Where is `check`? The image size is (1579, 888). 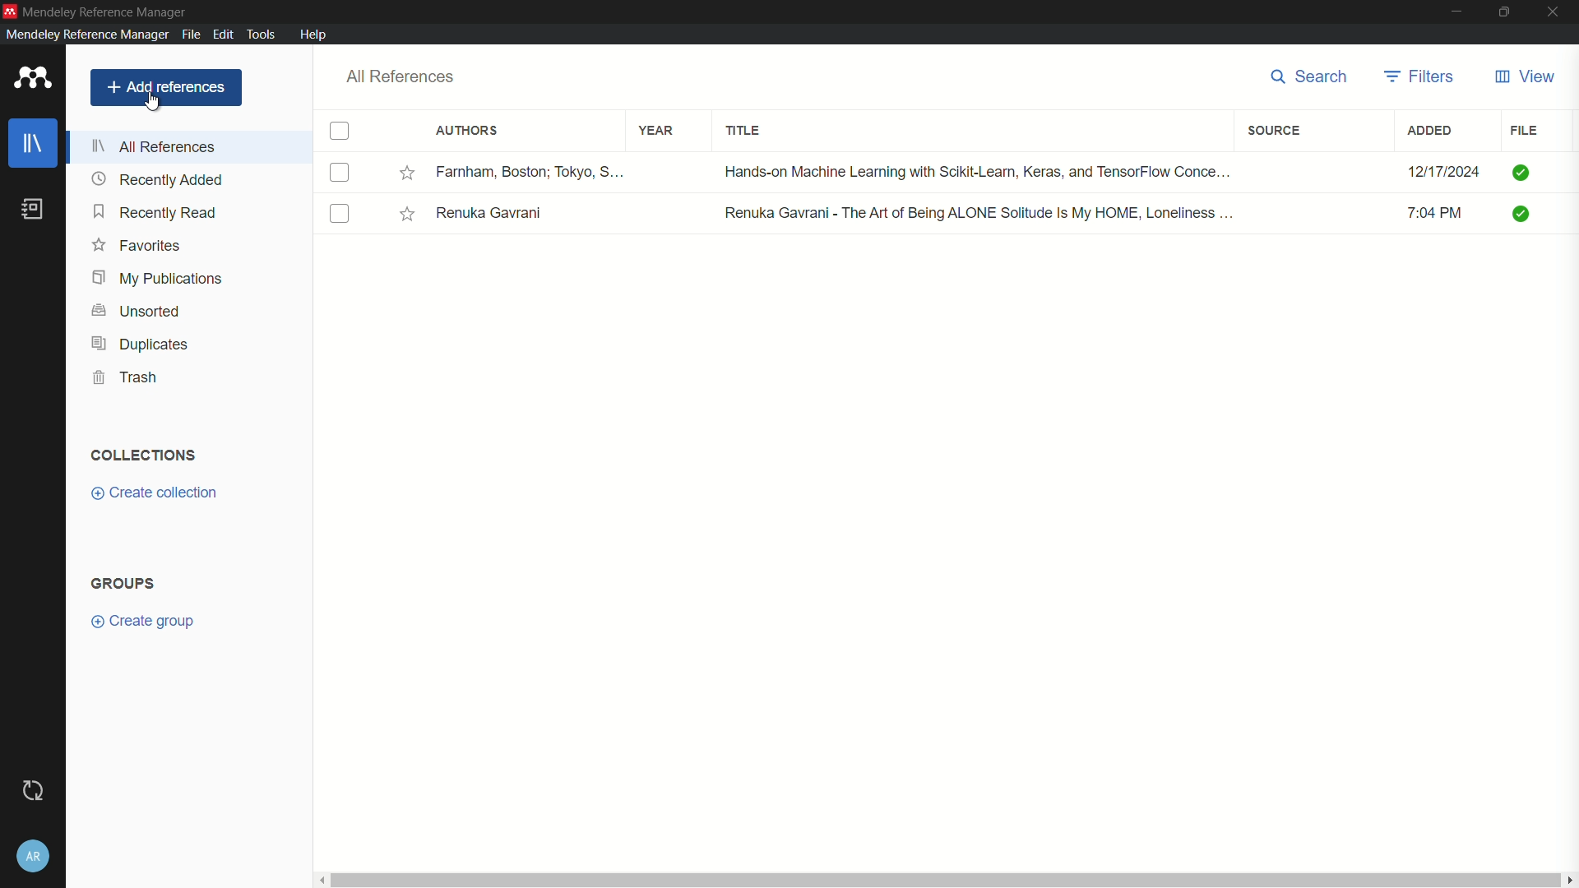 check is located at coordinates (1523, 171).